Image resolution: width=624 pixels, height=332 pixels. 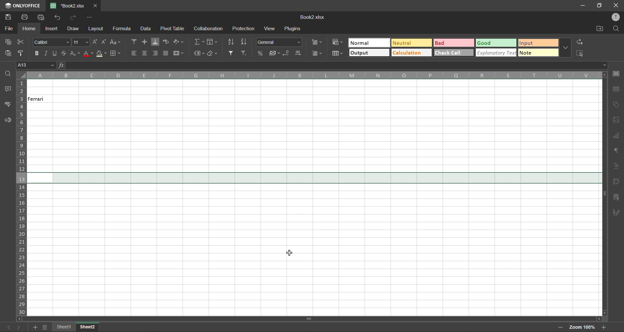 What do you see at coordinates (617, 136) in the screenshot?
I see `charts` at bounding box center [617, 136].